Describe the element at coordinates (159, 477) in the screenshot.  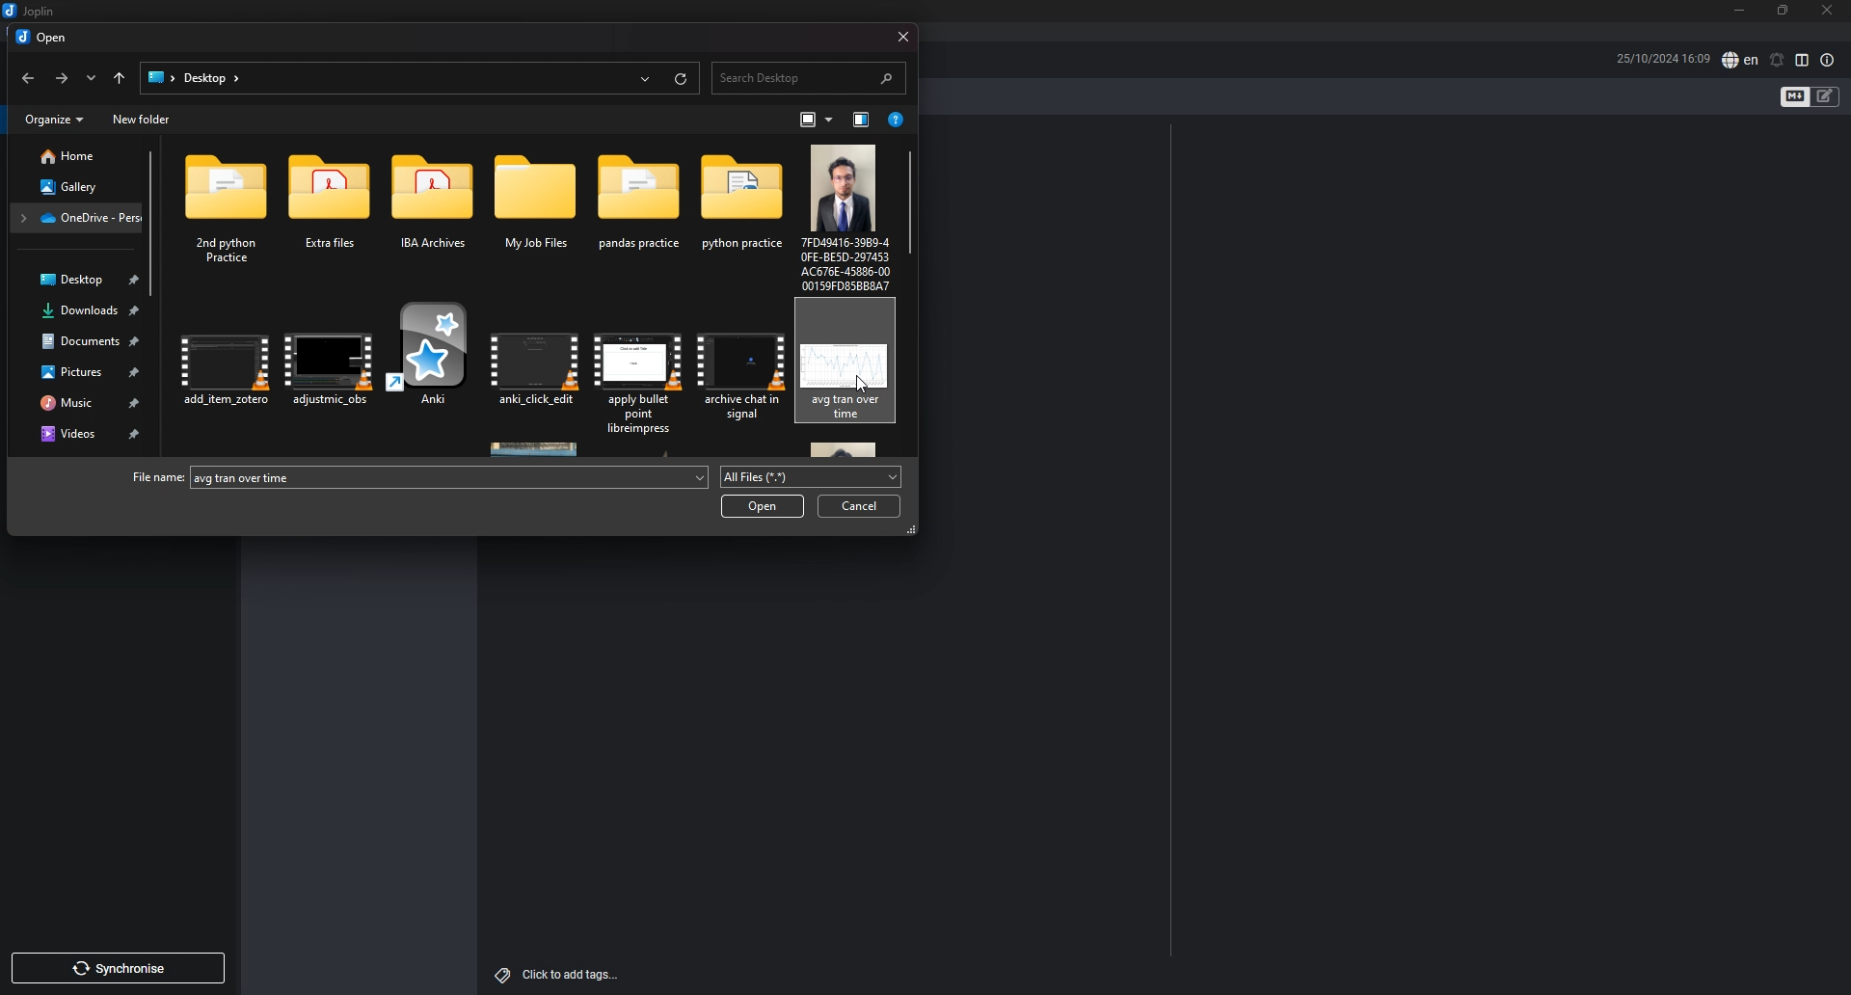
I see `file name` at that location.